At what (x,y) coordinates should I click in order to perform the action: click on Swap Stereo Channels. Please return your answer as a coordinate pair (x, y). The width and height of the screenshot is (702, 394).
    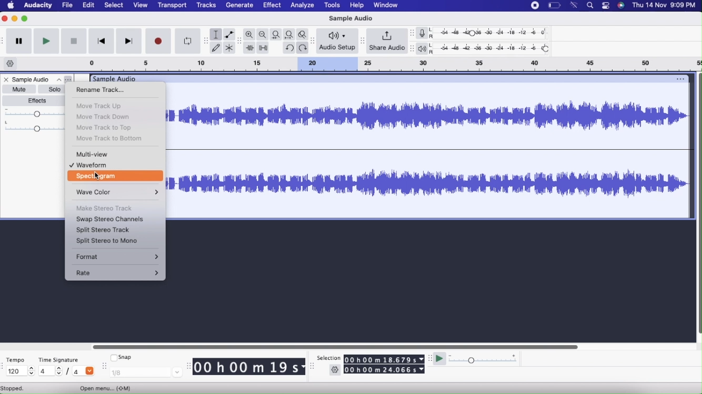
    Looking at the image, I should click on (111, 220).